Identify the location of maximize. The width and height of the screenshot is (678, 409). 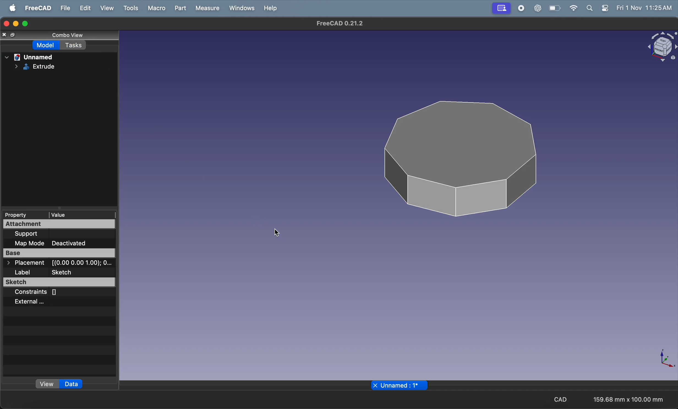
(26, 23).